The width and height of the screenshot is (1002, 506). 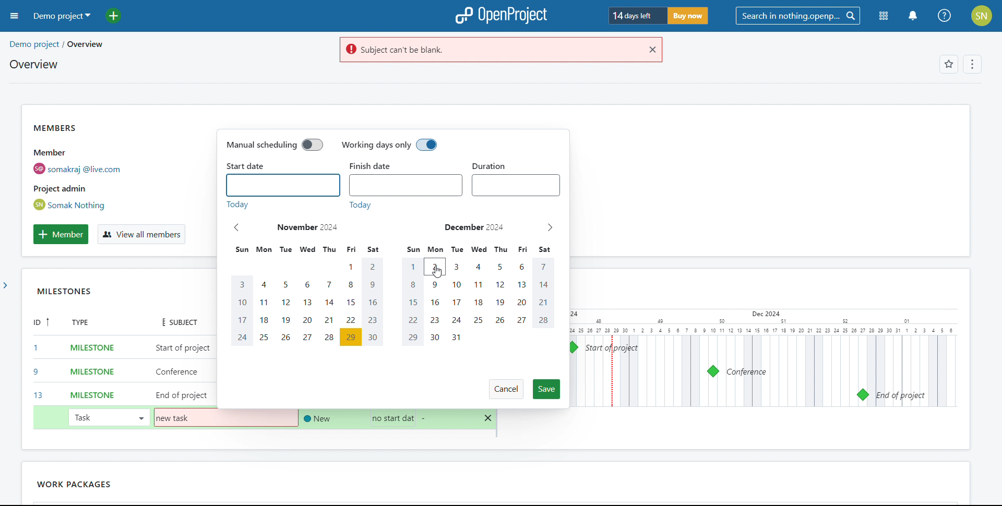 What do you see at coordinates (299, 205) in the screenshot?
I see `today` at bounding box center [299, 205].